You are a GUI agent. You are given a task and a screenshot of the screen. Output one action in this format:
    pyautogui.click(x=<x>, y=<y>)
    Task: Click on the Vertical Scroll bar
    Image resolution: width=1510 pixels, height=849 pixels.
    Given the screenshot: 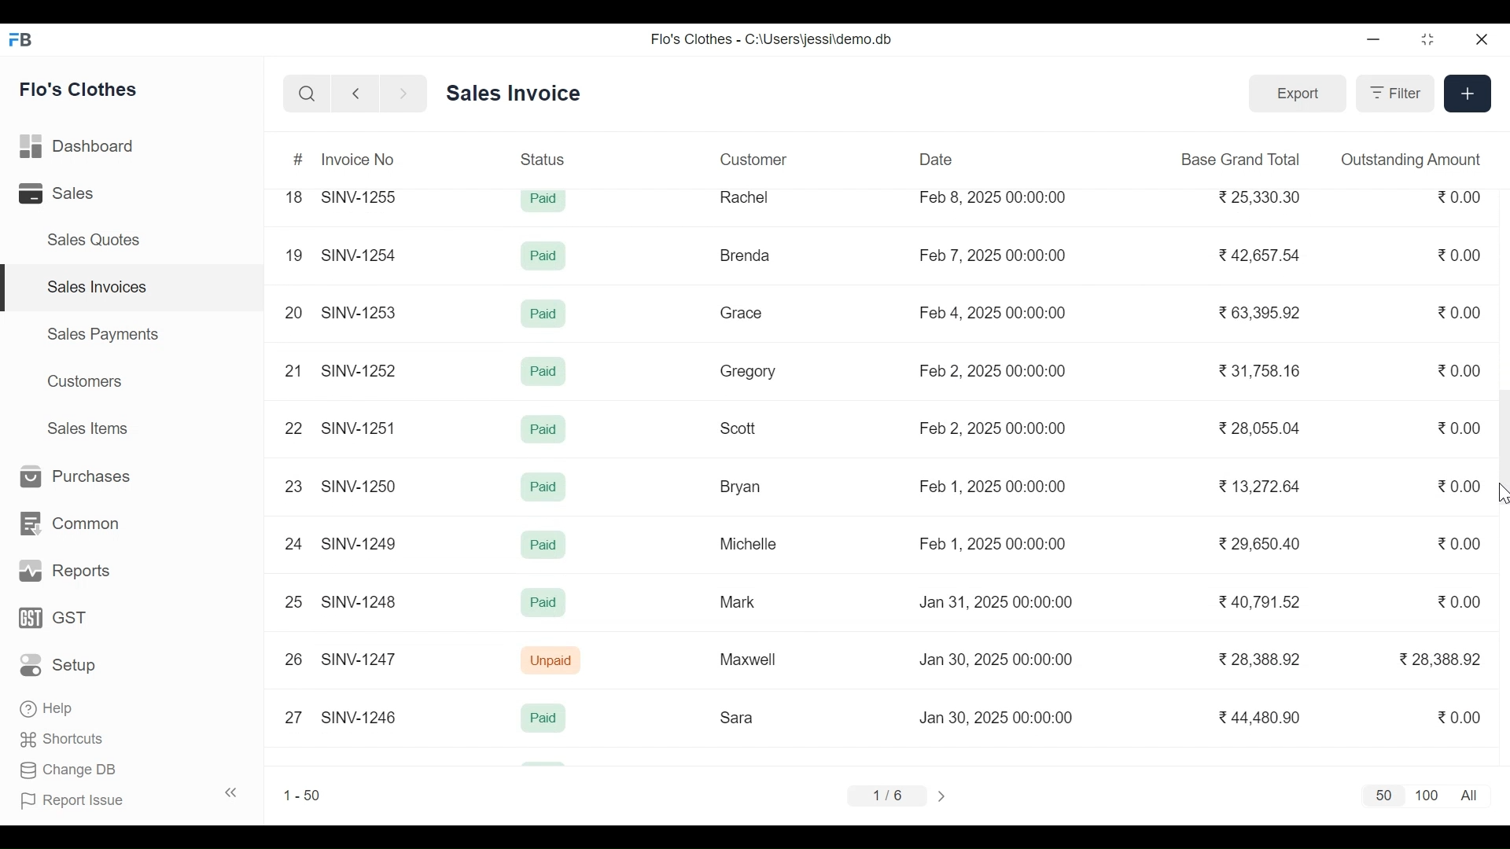 What is the action you would take?
    pyautogui.click(x=1501, y=444)
    